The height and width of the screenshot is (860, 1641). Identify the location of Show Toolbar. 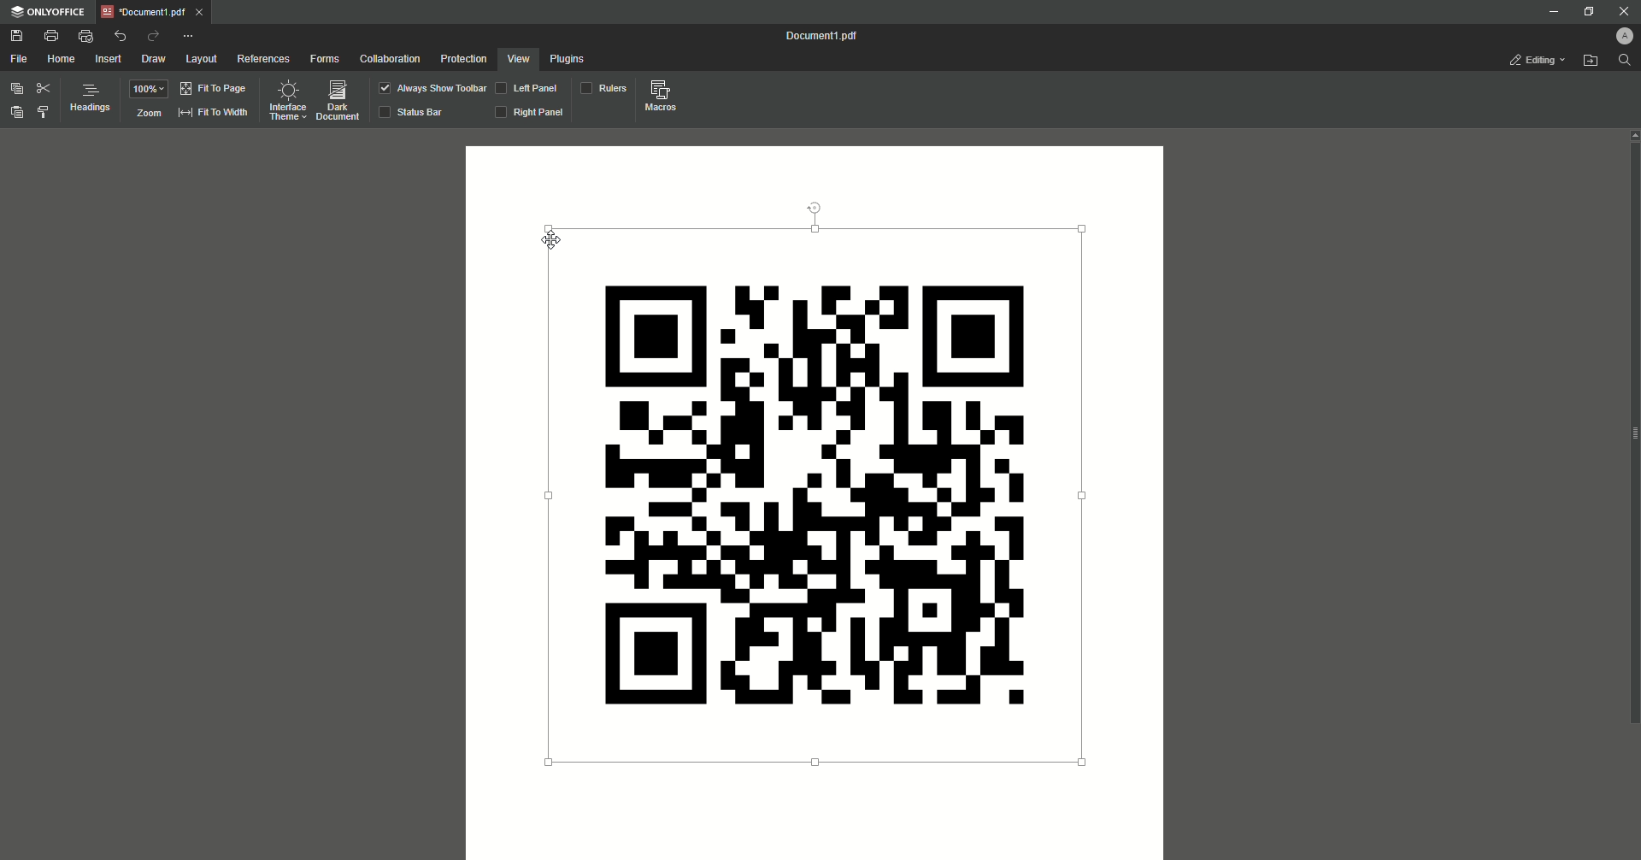
(432, 87).